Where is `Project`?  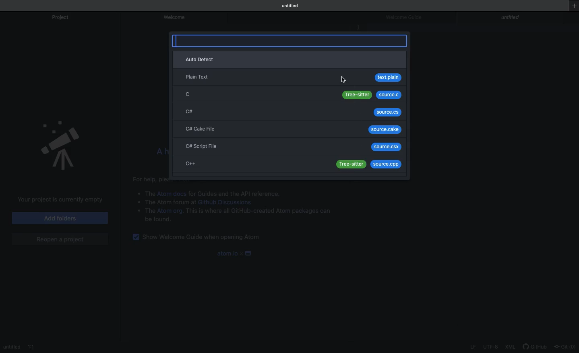
Project is located at coordinates (60, 146).